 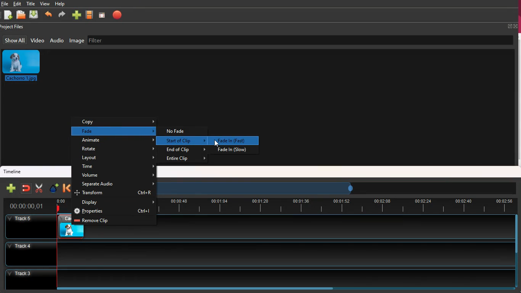 I want to click on rotate, so click(x=118, y=150).